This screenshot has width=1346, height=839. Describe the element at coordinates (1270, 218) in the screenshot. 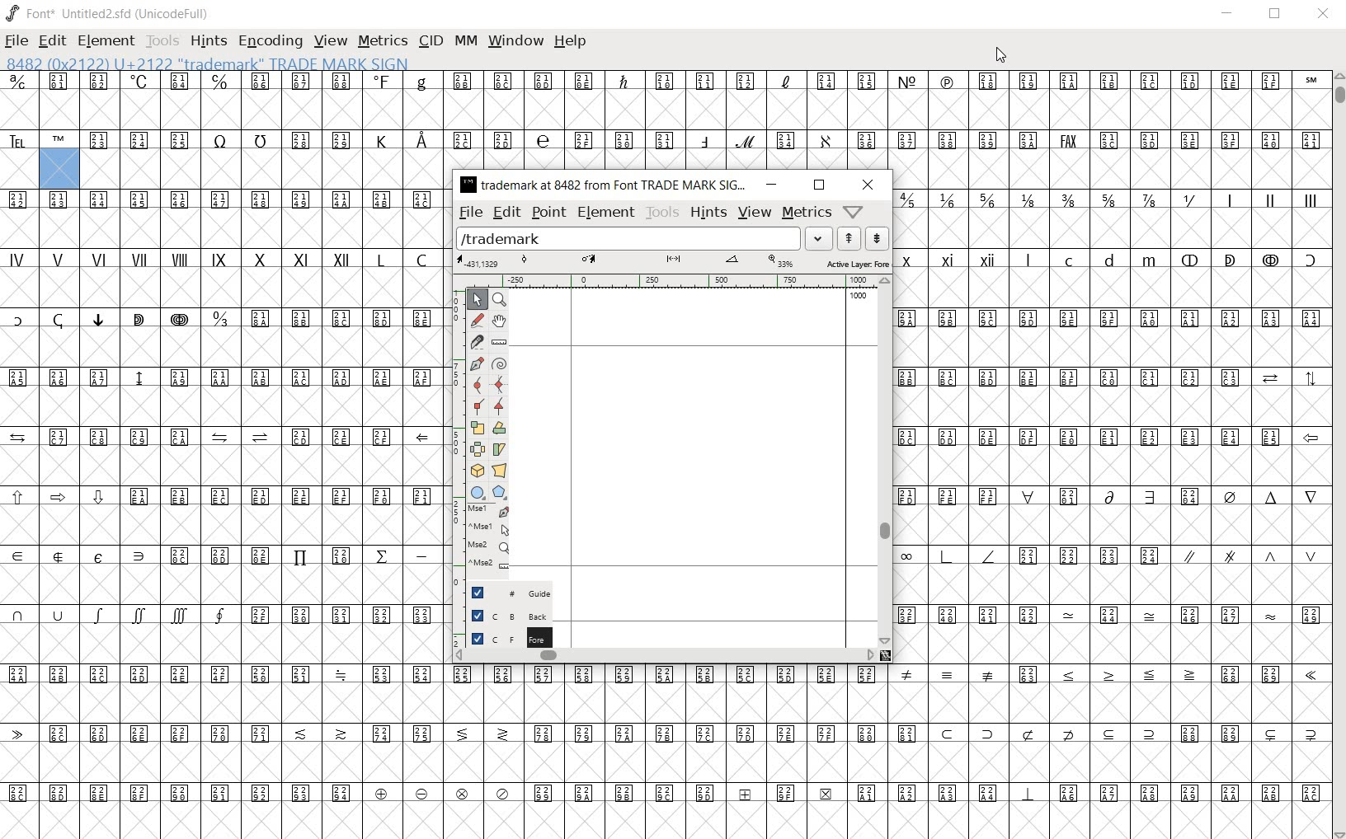

I see `roman characters` at that location.